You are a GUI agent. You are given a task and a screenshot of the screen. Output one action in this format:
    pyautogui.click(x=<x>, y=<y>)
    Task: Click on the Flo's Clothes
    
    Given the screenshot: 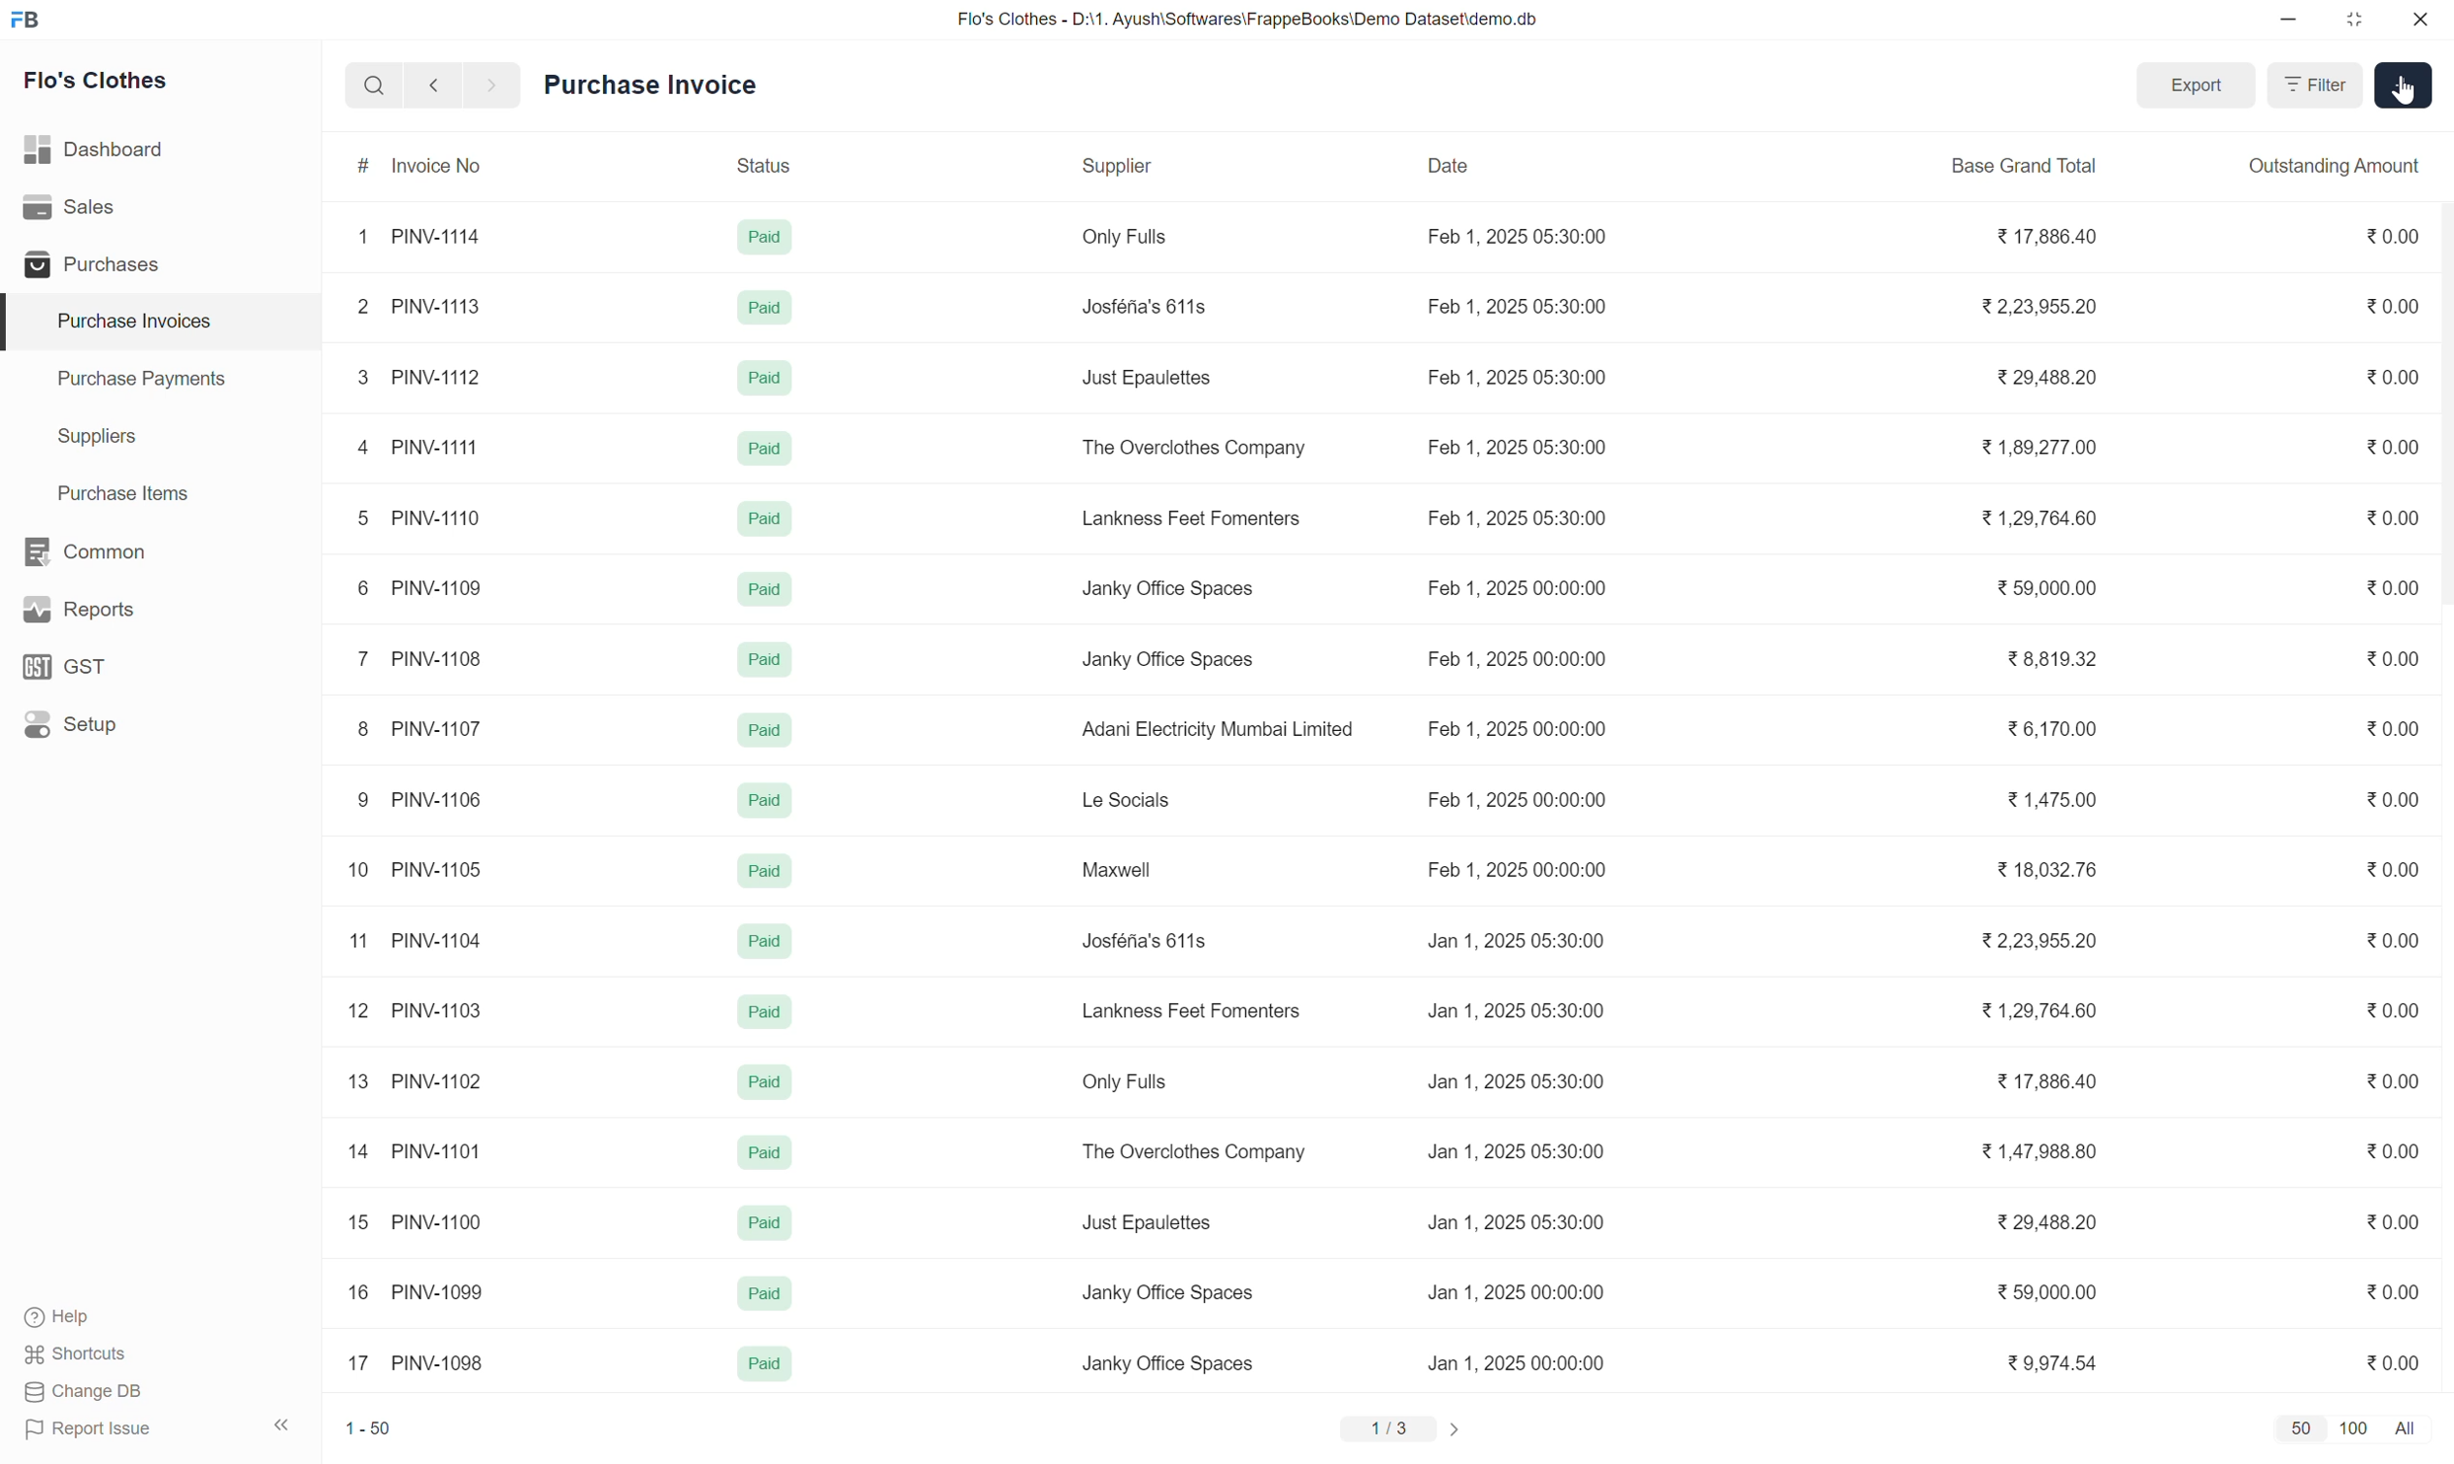 What is the action you would take?
    pyautogui.click(x=97, y=80)
    